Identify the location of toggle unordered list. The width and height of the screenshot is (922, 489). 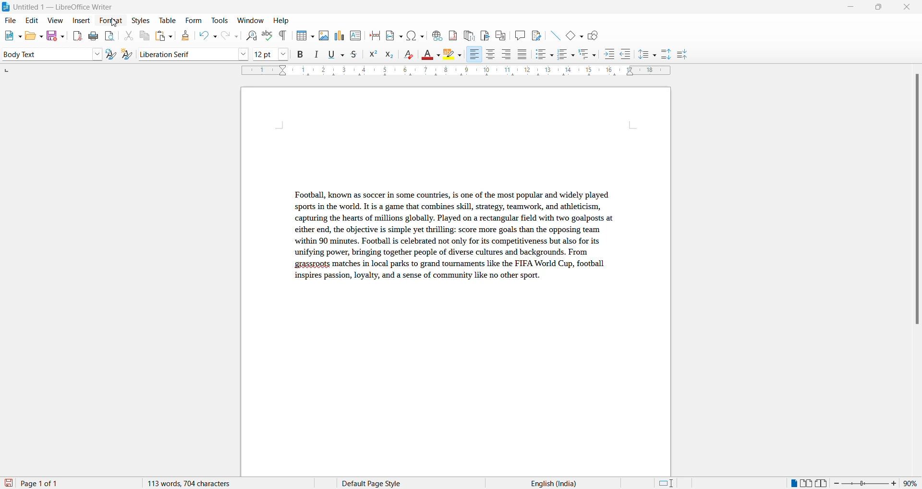
(544, 54).